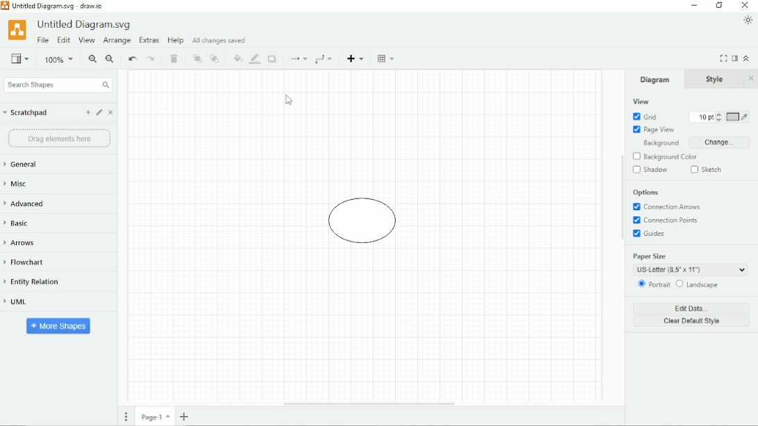 This screenshot has height=426, width=758. What do you see at coordinates (363, 222) in the screenshot?
I see `Diagram of circle` at bounding box center [363, 222].